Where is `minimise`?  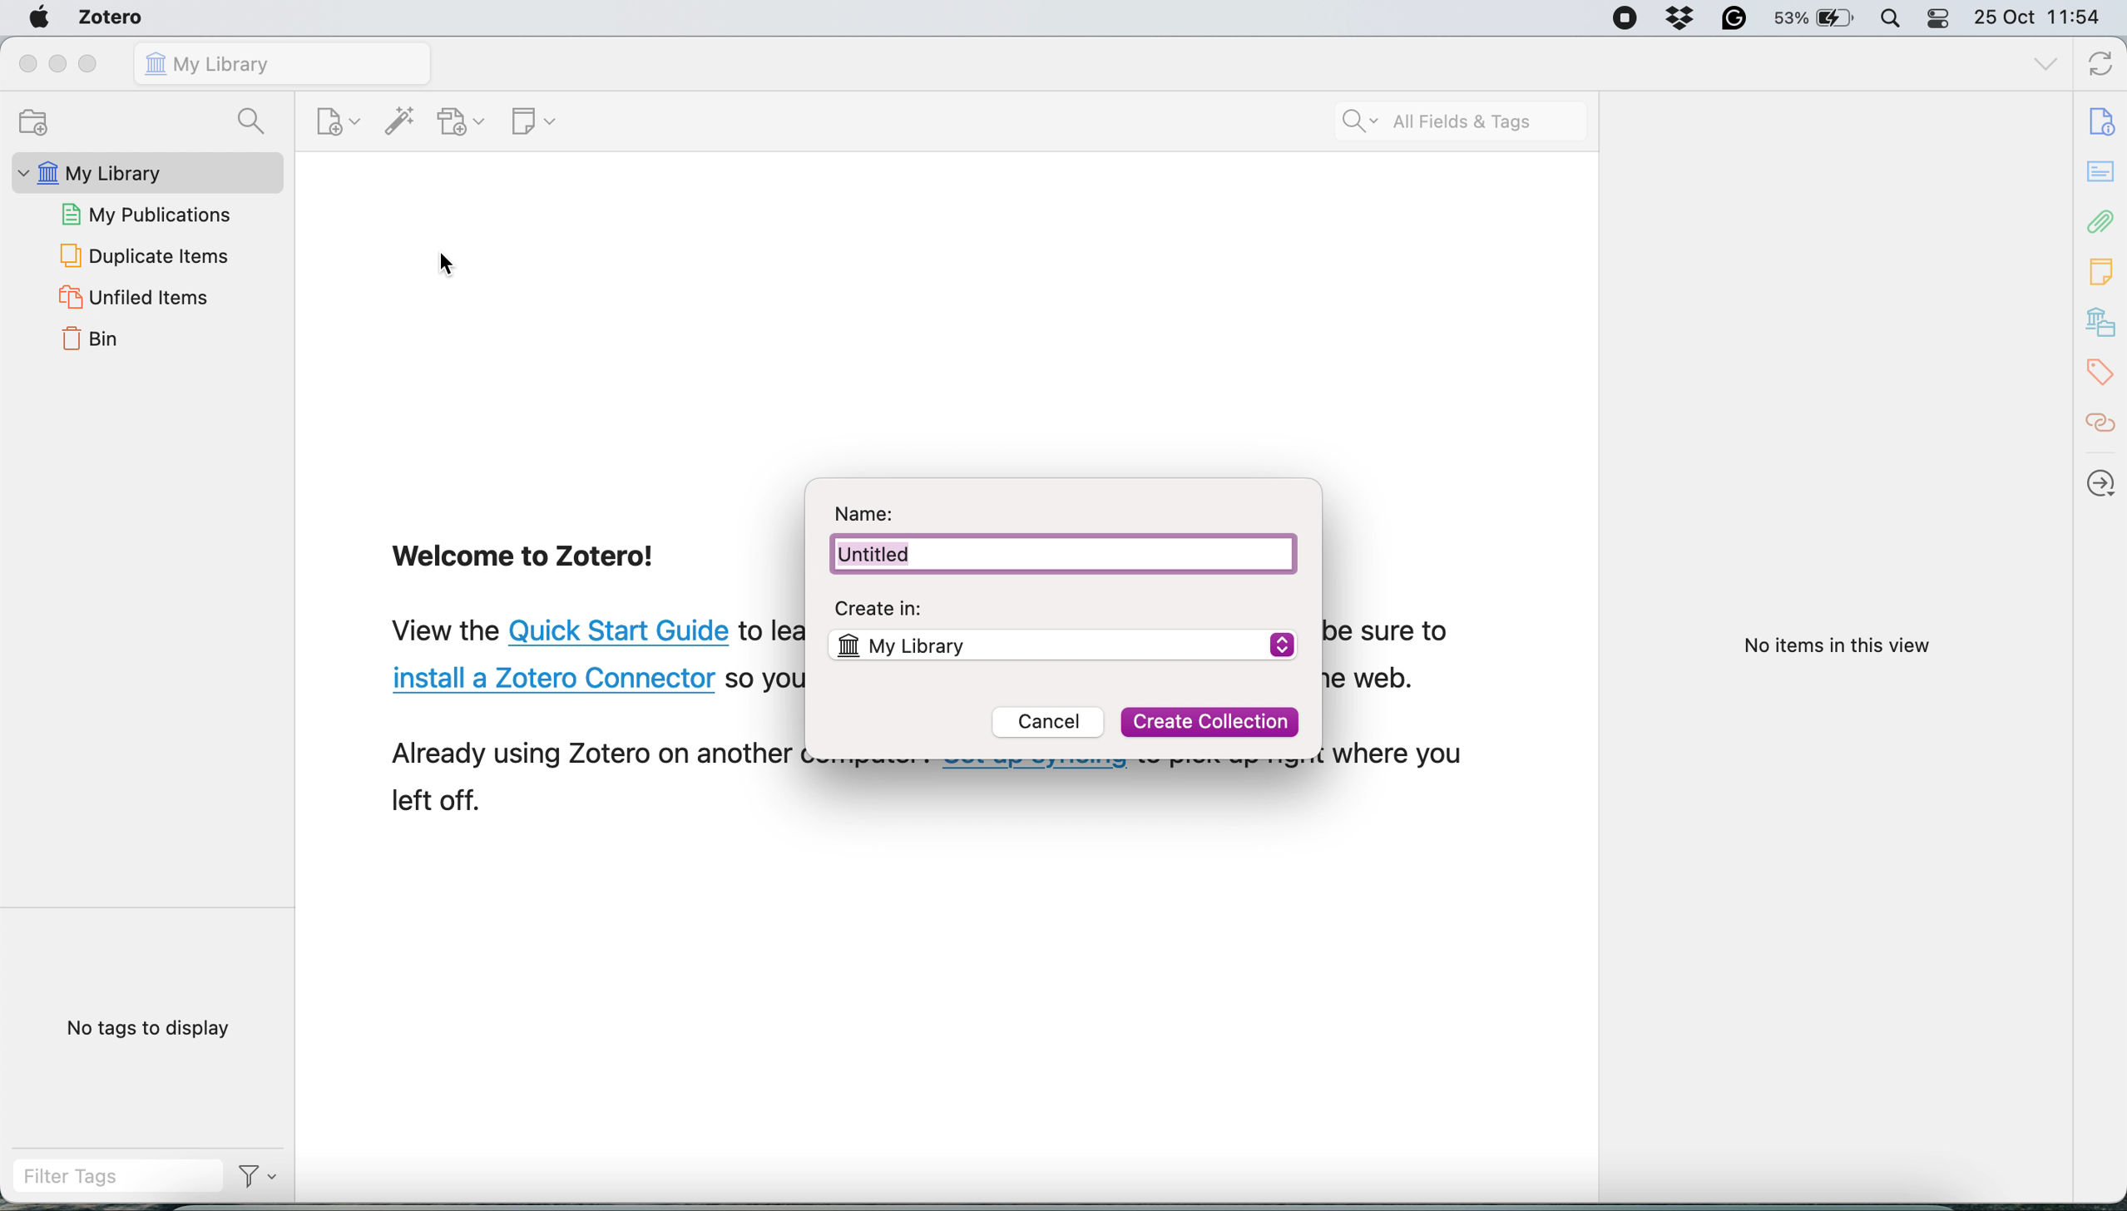
minimise is located at coordinates (60, 64).